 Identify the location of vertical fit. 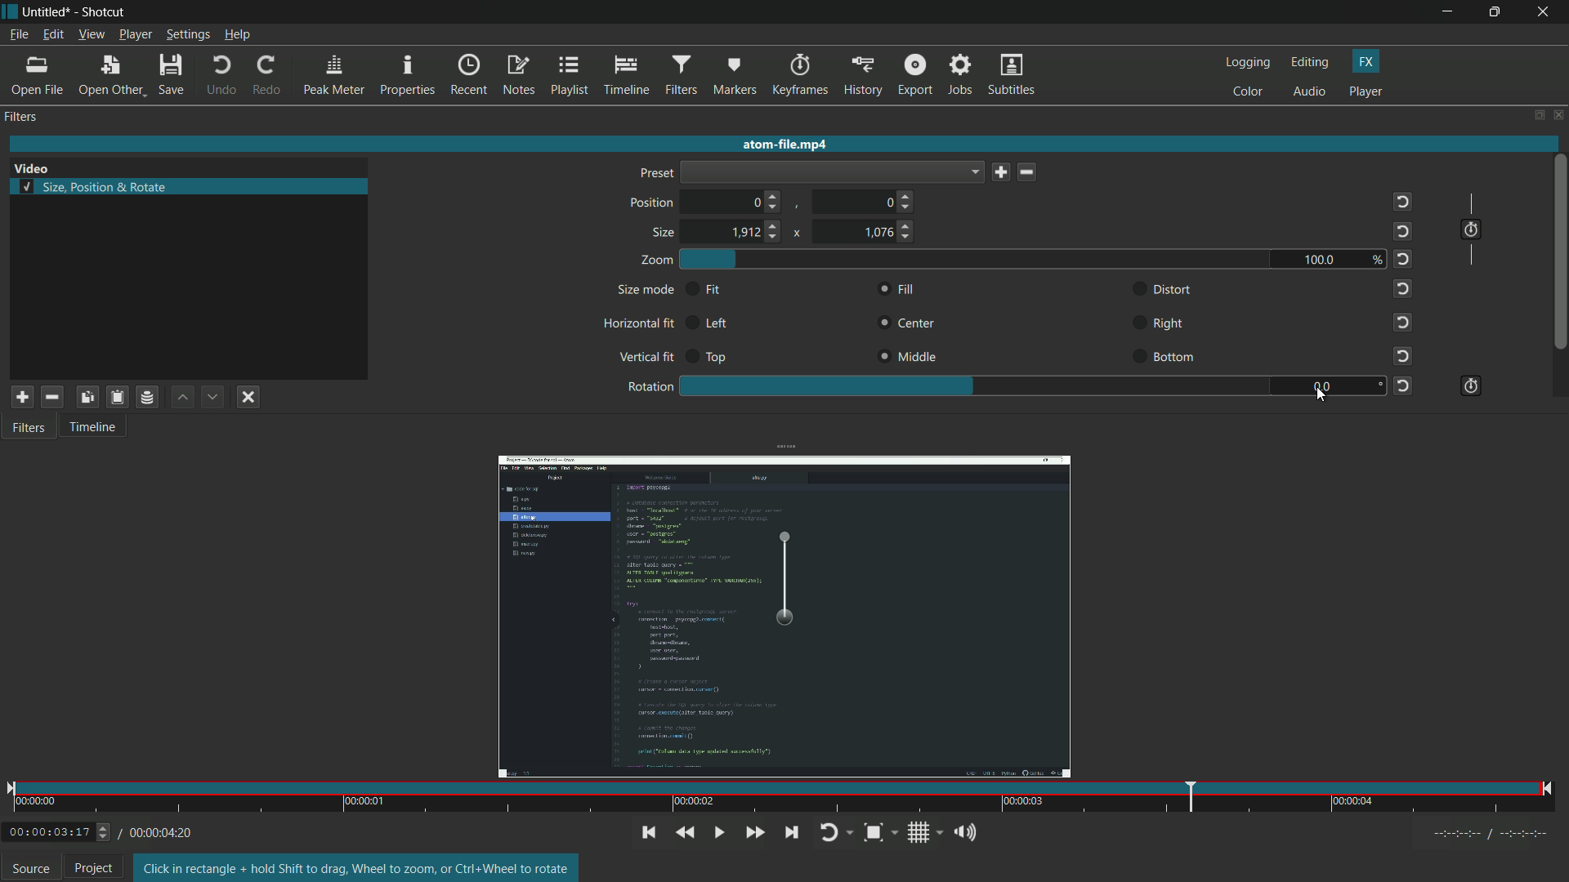
(644, 358).